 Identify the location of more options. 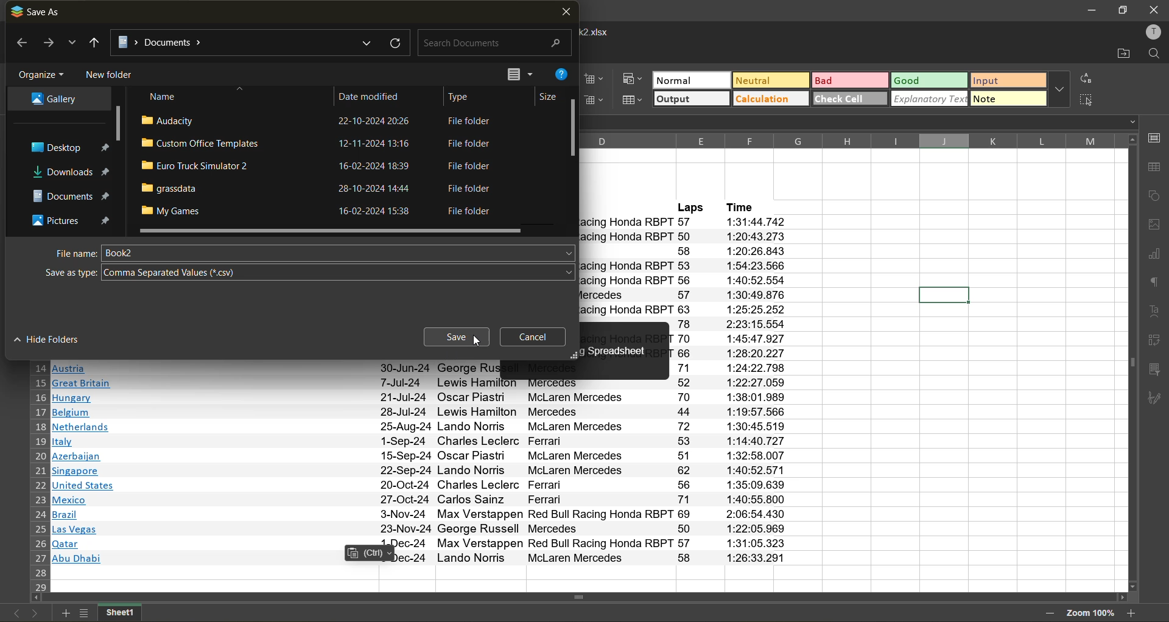
(1059, 89).